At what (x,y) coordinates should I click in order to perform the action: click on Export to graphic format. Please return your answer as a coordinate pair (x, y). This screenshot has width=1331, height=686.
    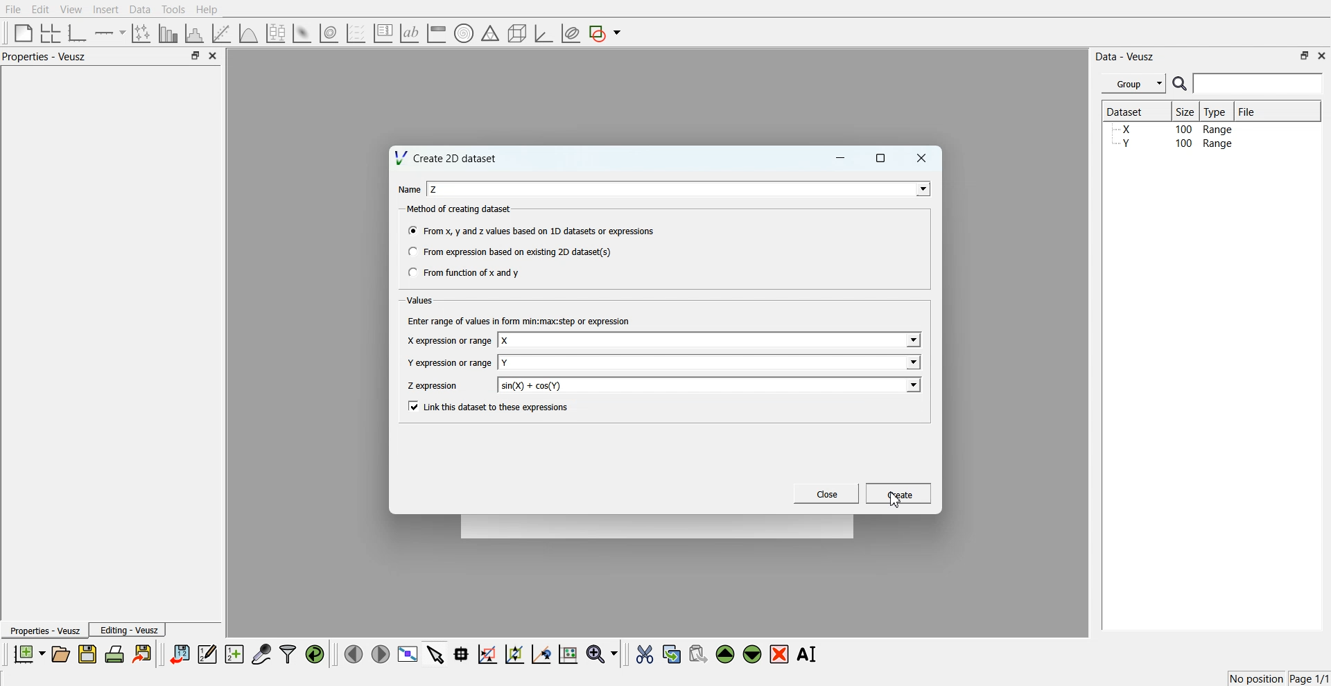
    Looking at the image, I should click on (143, 653).